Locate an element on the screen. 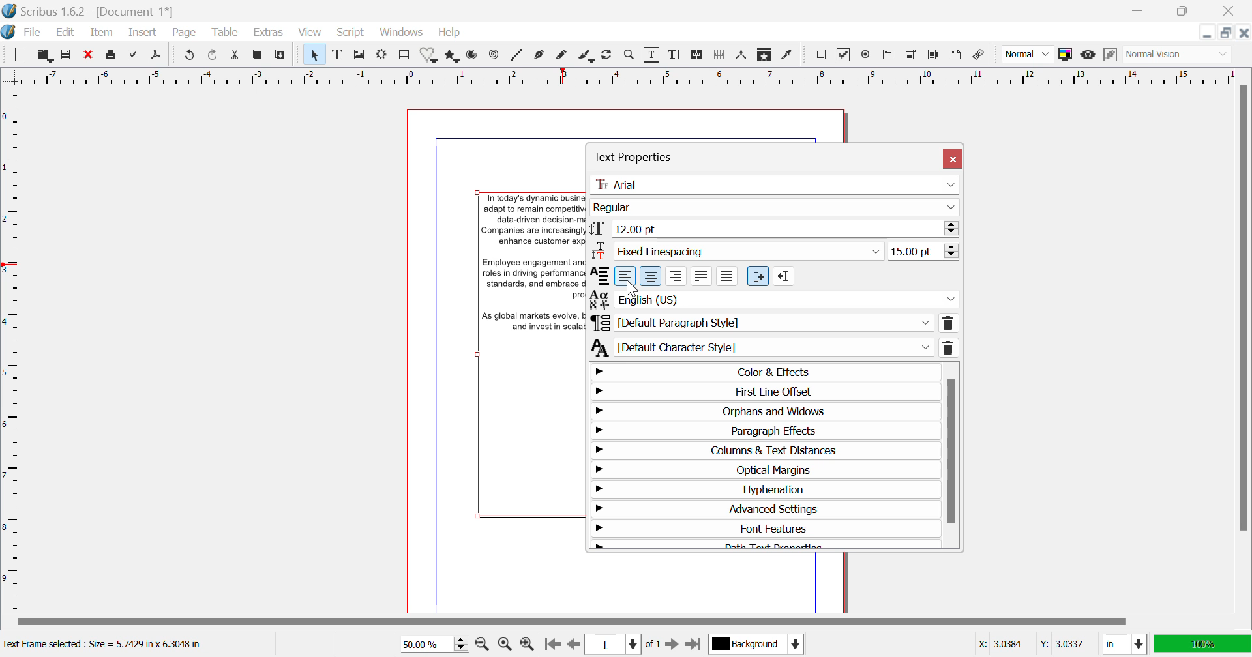  Restore Down is located at coordinates (1142, 10).